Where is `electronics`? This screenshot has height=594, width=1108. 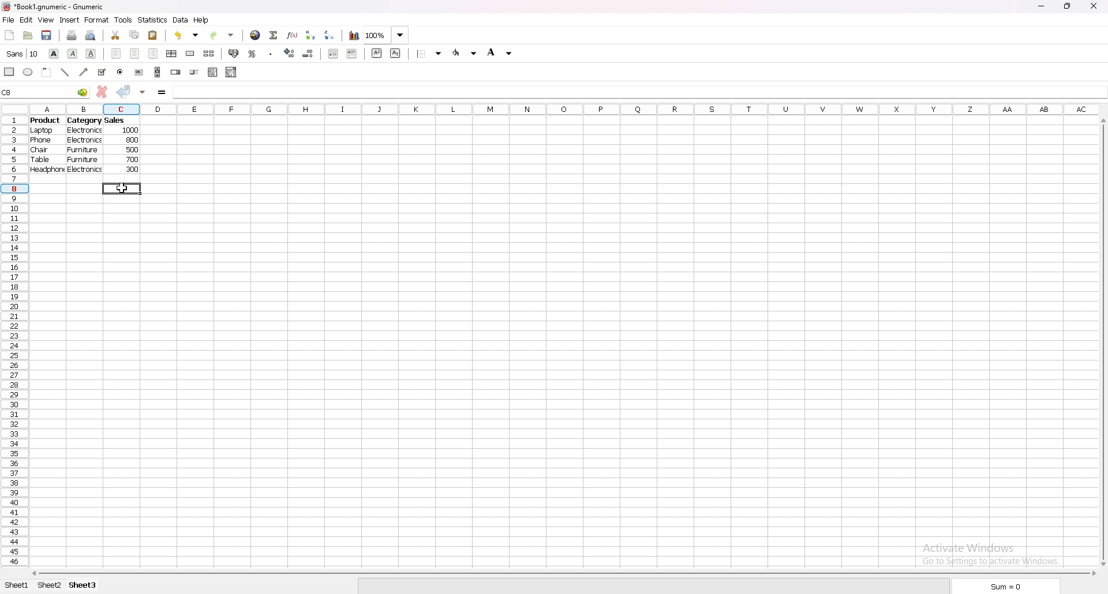
electronics is located at coordinates (85, 130).